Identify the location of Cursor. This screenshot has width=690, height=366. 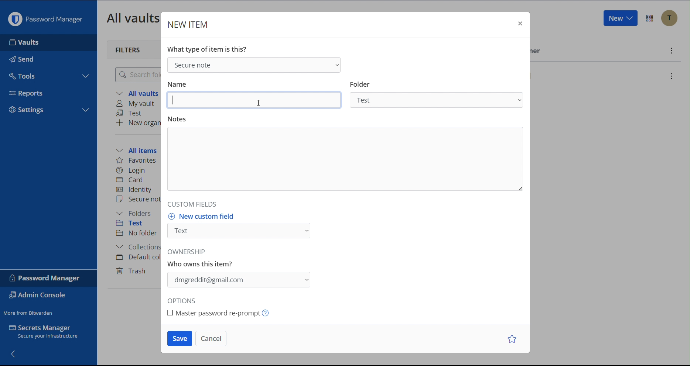
(258, 103).